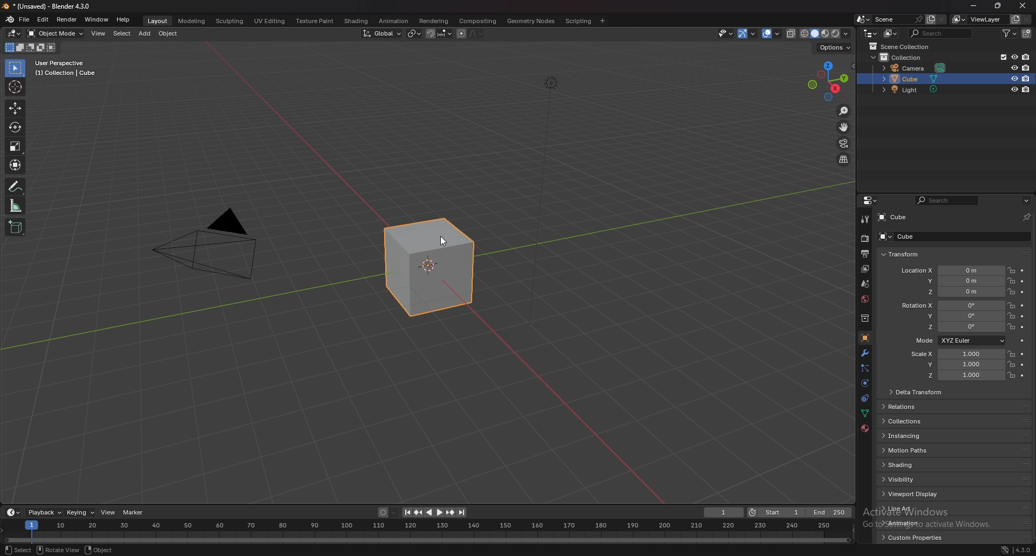  What do you see at coordinates (915, 68) in the screenshot?
I see `camera` at bounding box center [915, 68].